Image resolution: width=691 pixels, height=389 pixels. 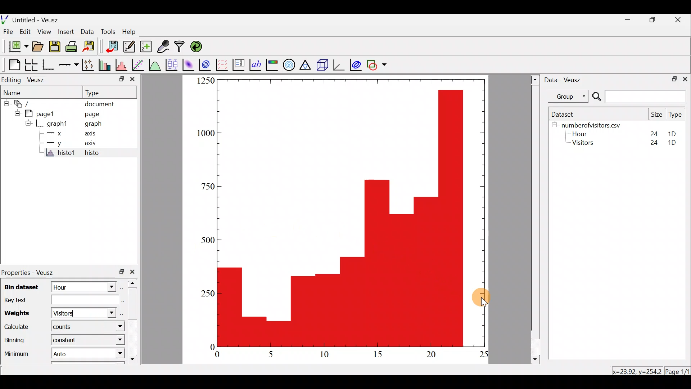 What do you see at coordinates (567, 81) in the screenshot?
I see `Data - Veusz` at bounding box center [567, 81].